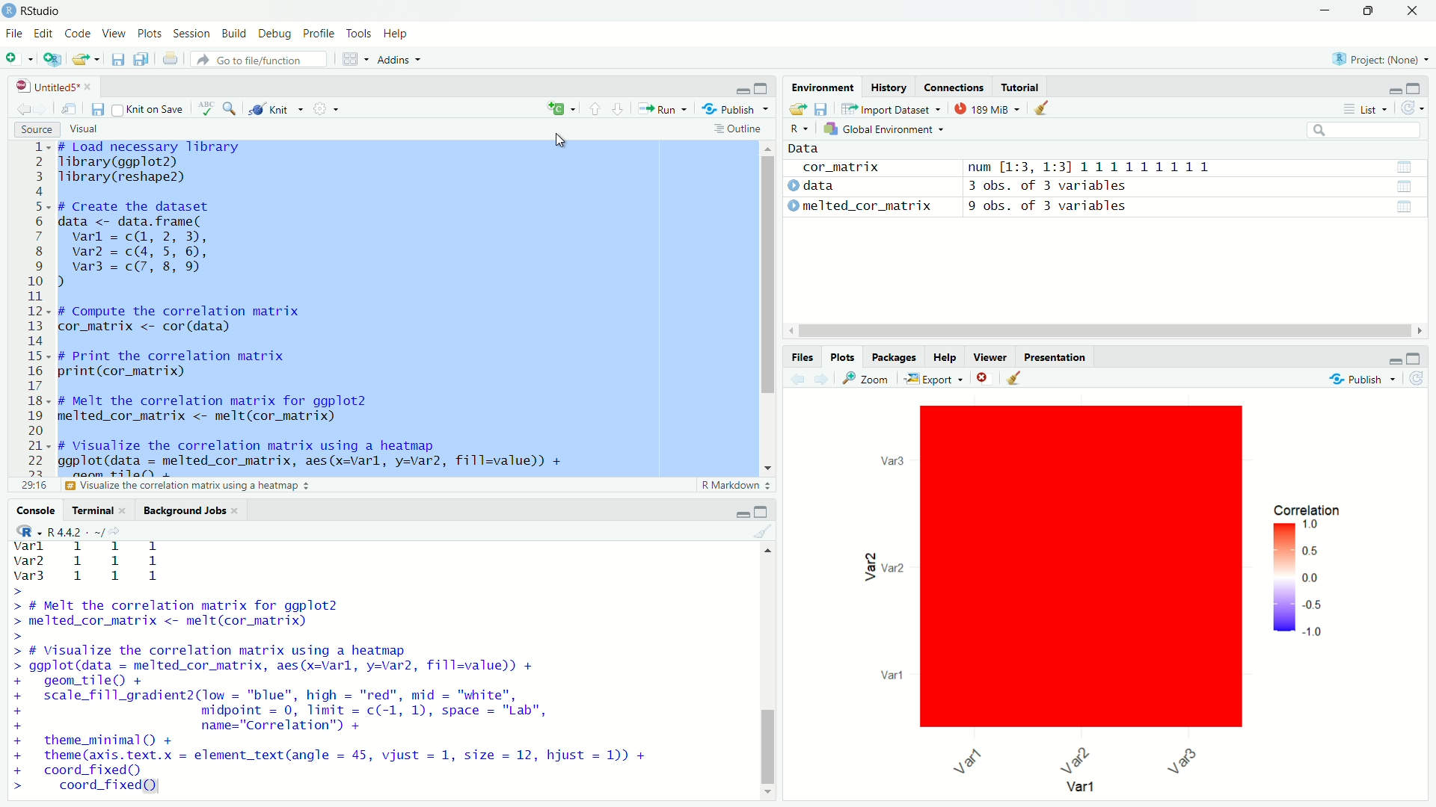 This screenshot has height=807, width=1436. Describe the element at coordinates (205, 108) in the screenshot. I see `spelling check` at that location.